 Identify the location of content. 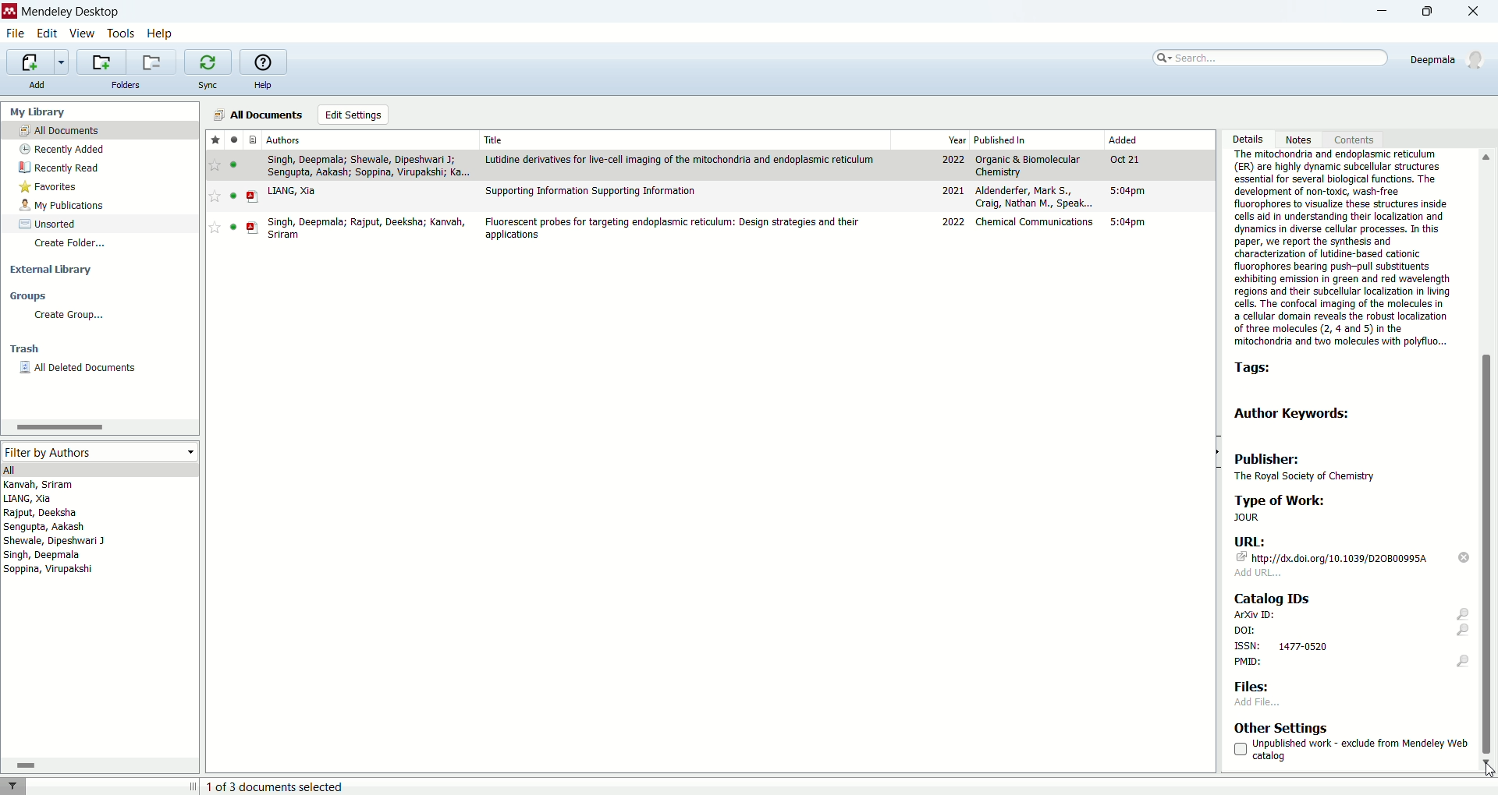
(1351, 139).